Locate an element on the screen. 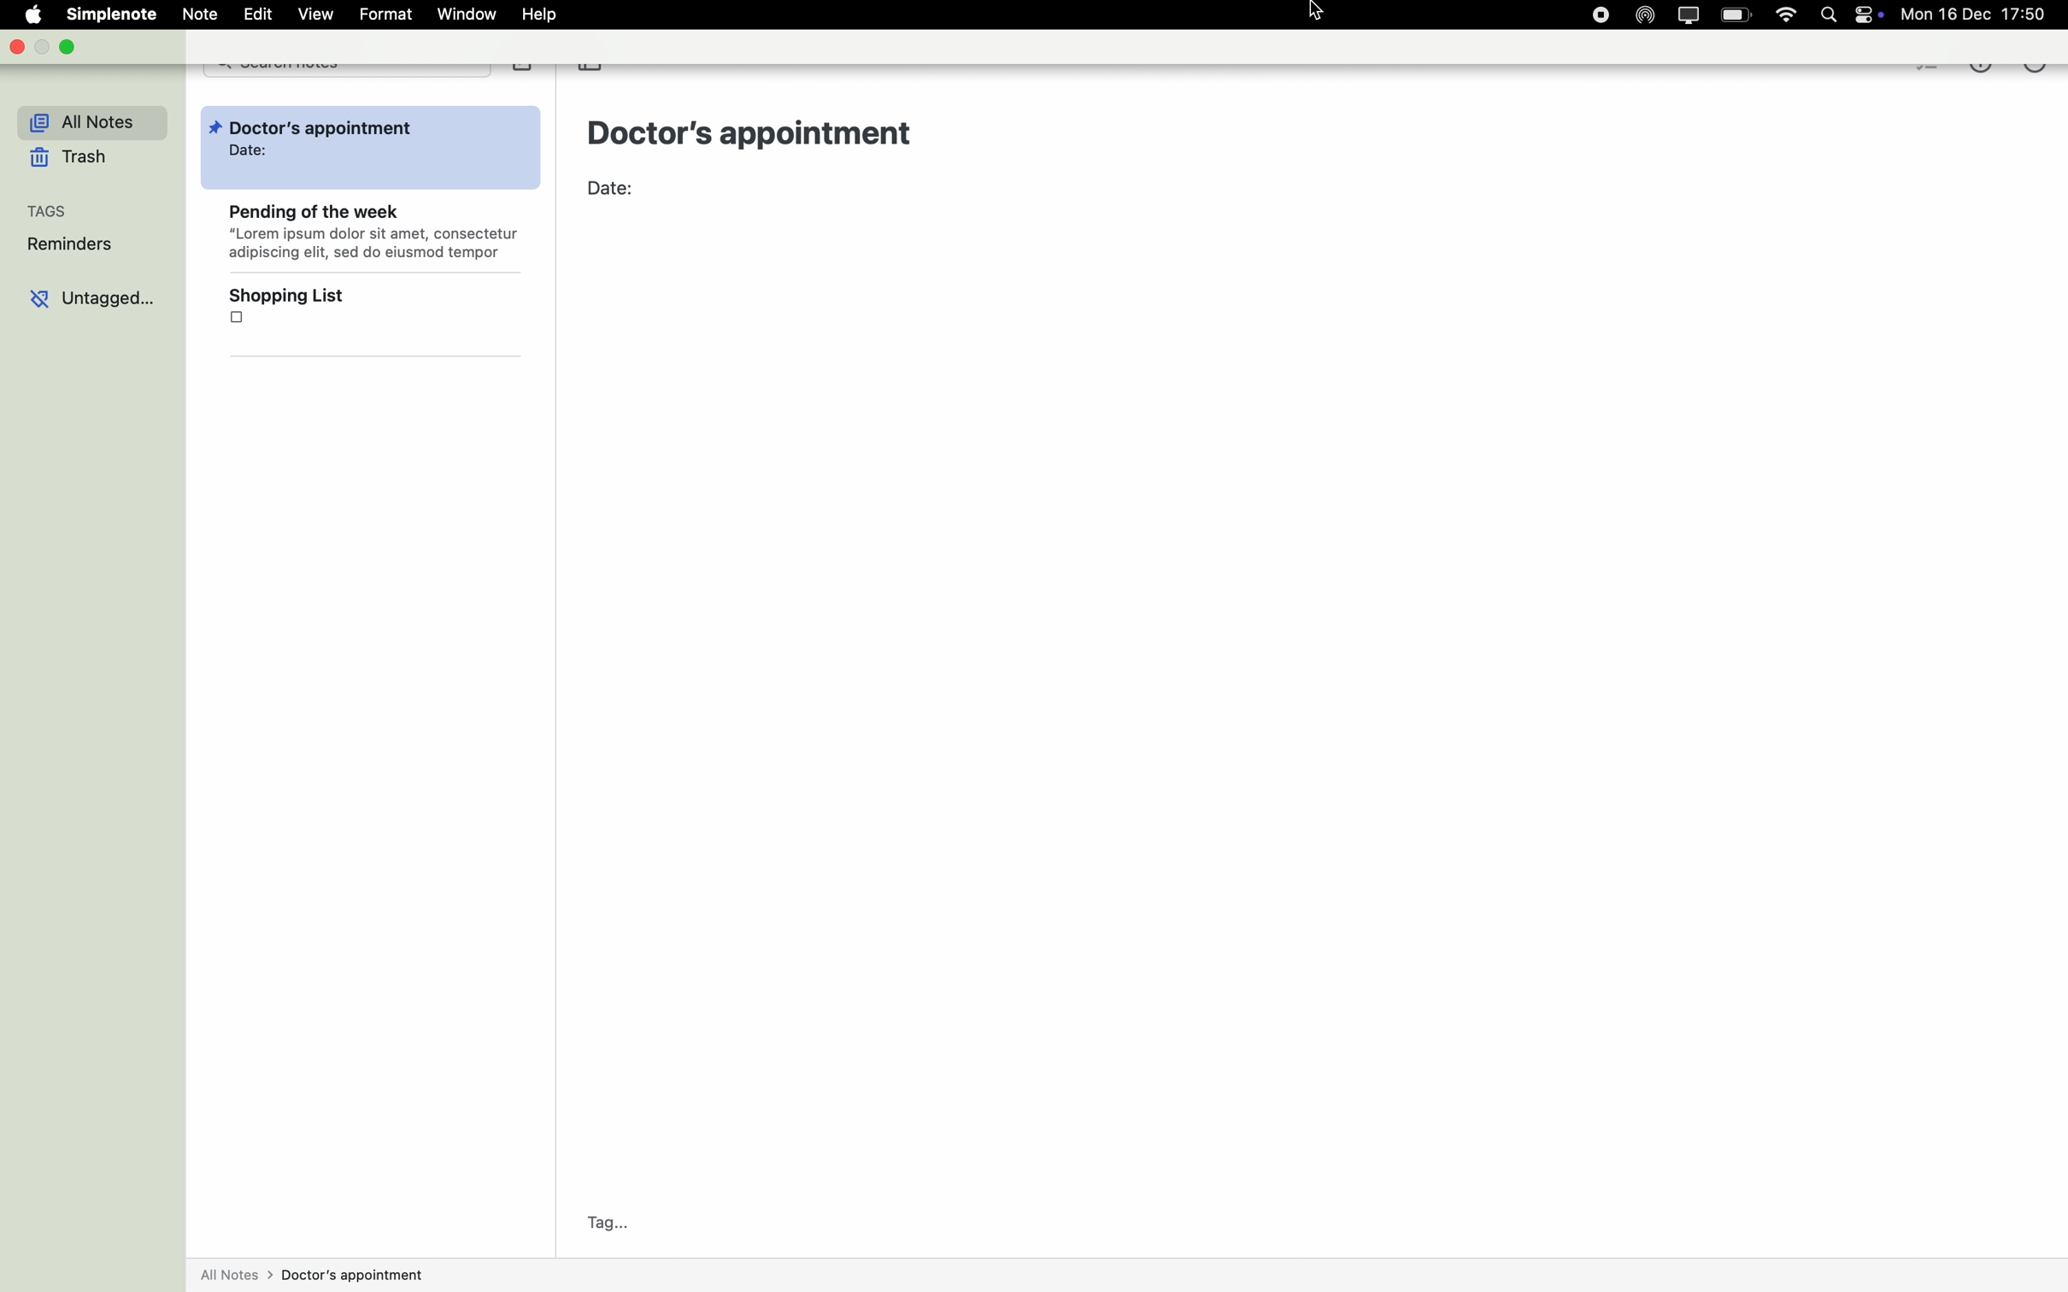  Airdrop is located at coordinates (1647, 15).